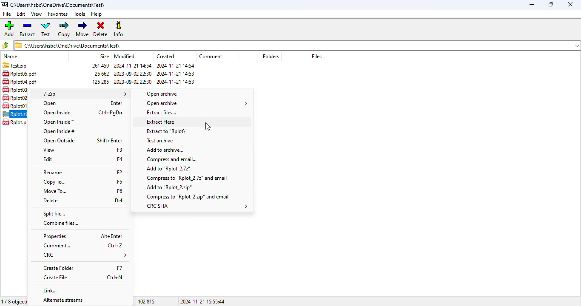 Image resolution: width=581 pixels, height=306 pixels. Describe the element at coordinates (120, 171) in the screenshot. I see `shortcut for rename` at that location.